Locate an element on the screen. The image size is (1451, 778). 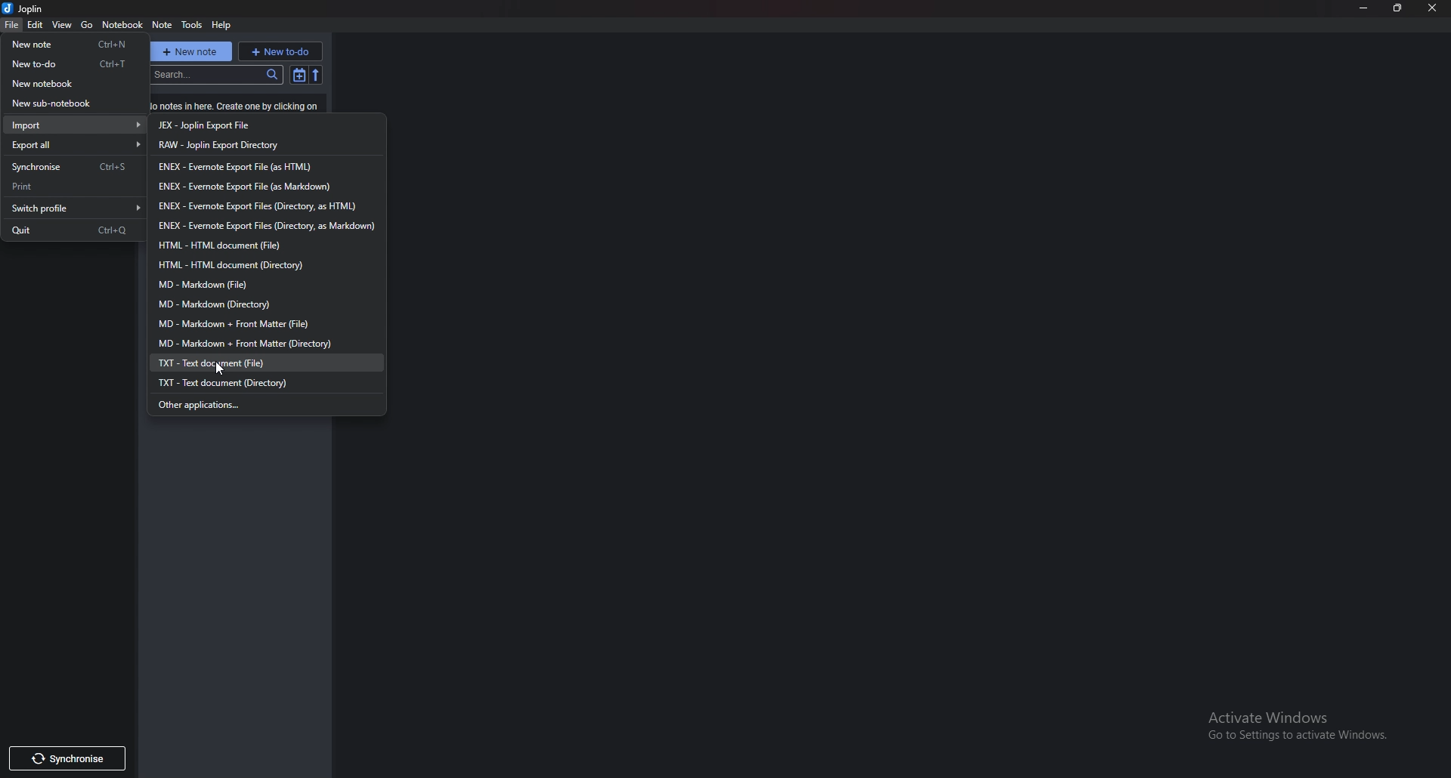
txt directory is located at coordinates (234, 381).